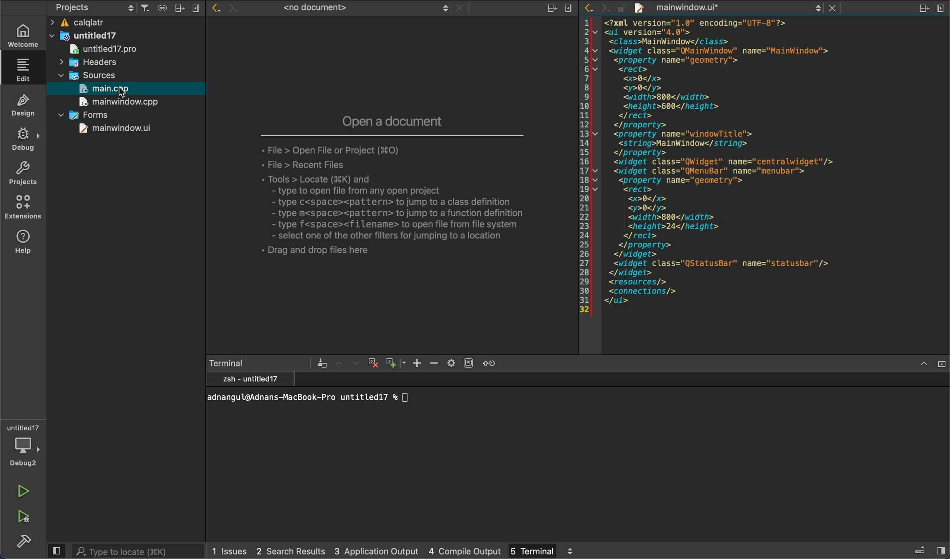  What do you see at coordinates (25, 493) in the screenshot?
I see `run ` at bounding box center [25, 493].